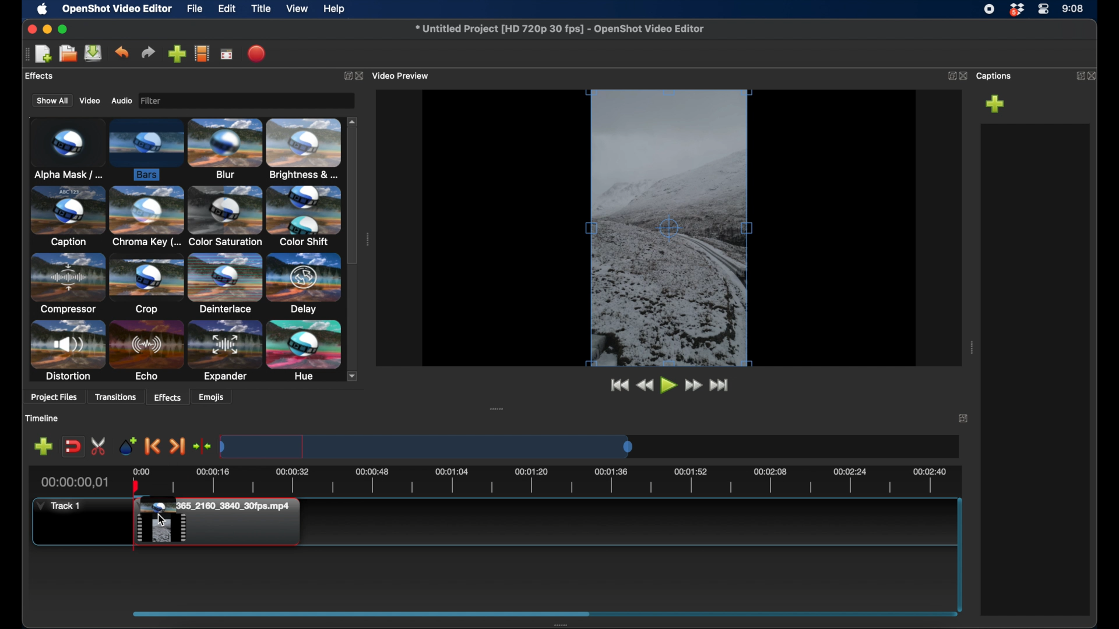 The width and height of the screenshot is (1119, 629). I want to click on file, so click(195, 9).